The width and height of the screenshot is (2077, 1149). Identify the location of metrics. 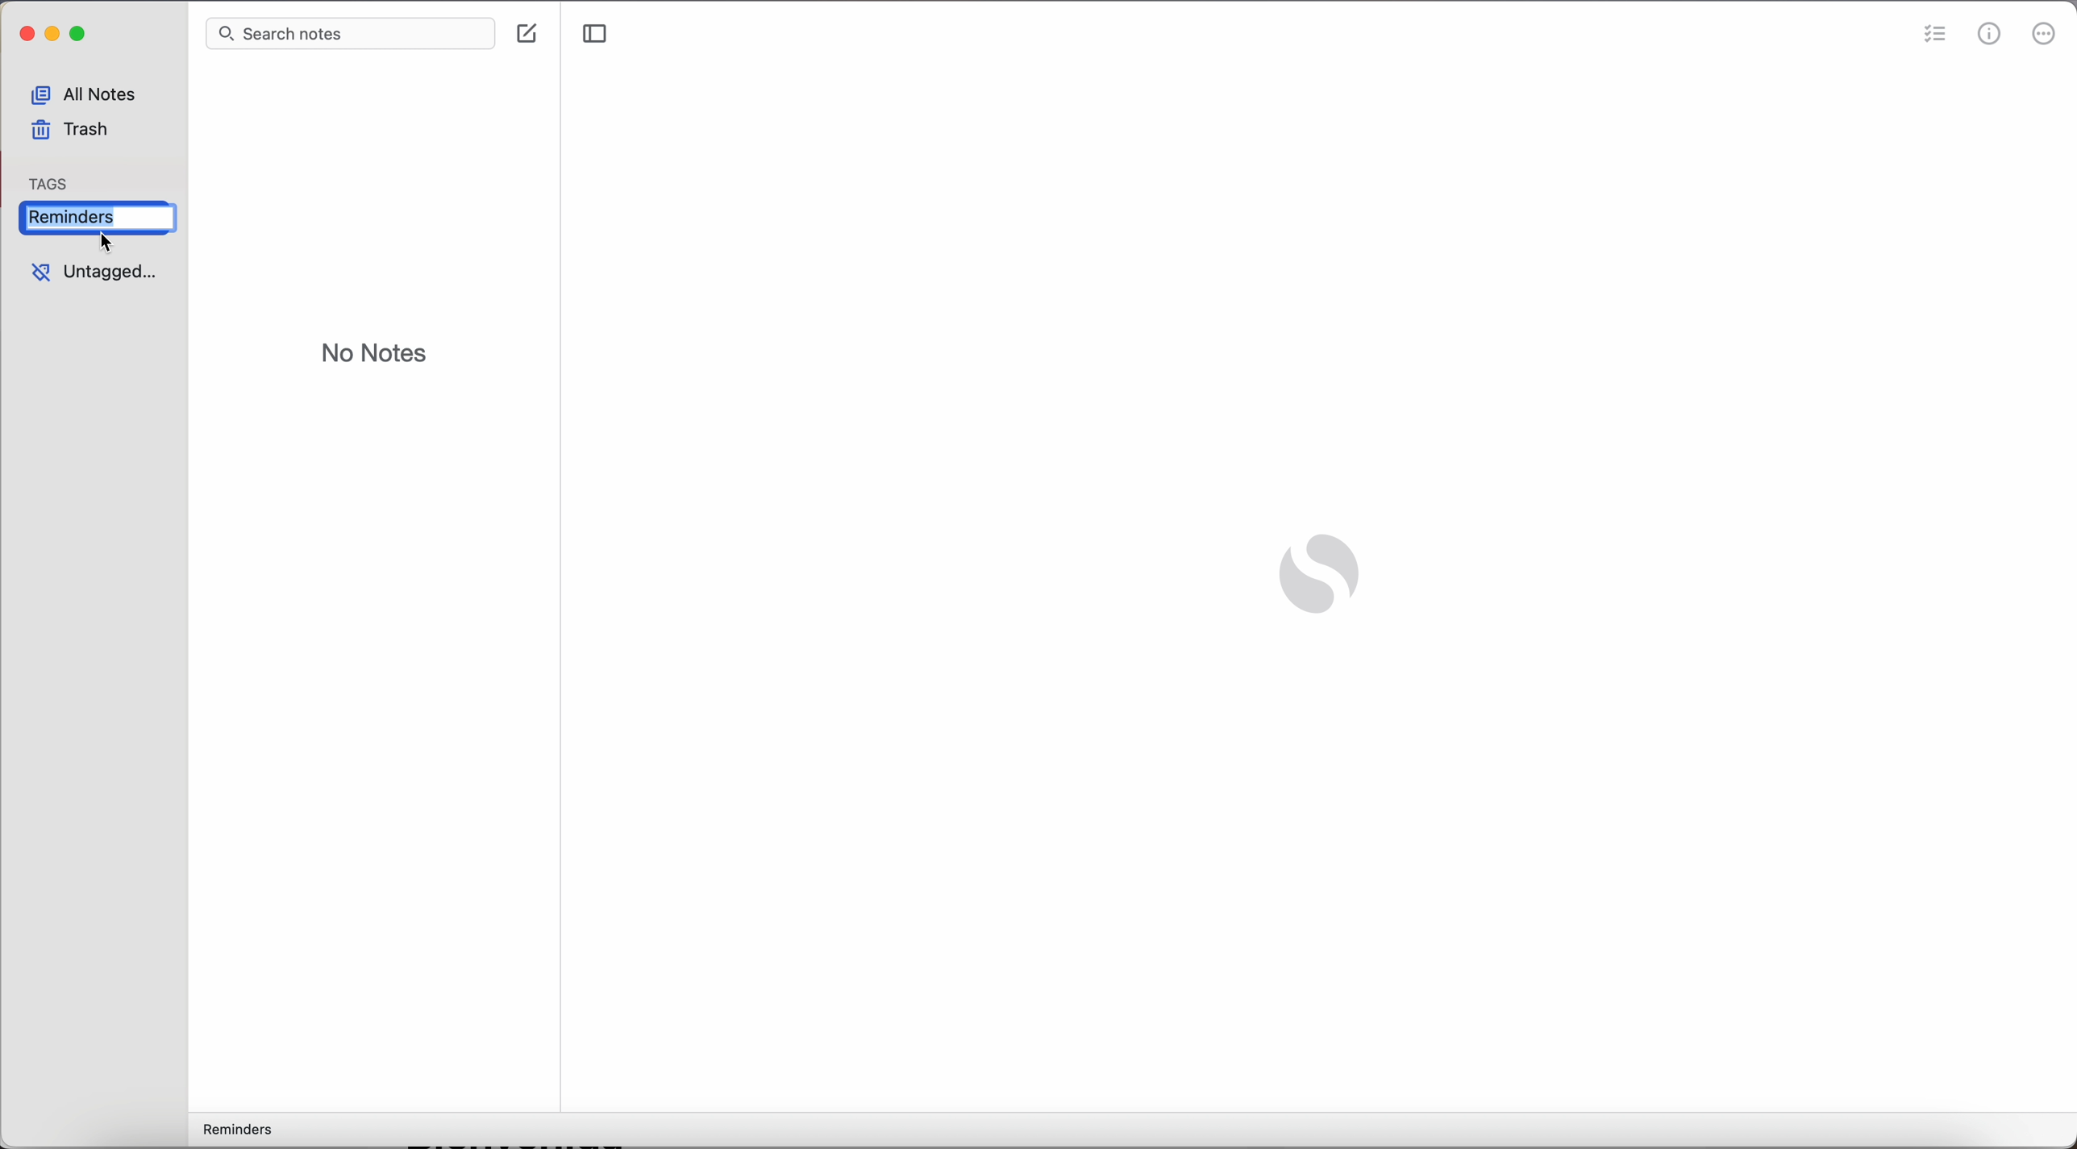
(1992, 35).